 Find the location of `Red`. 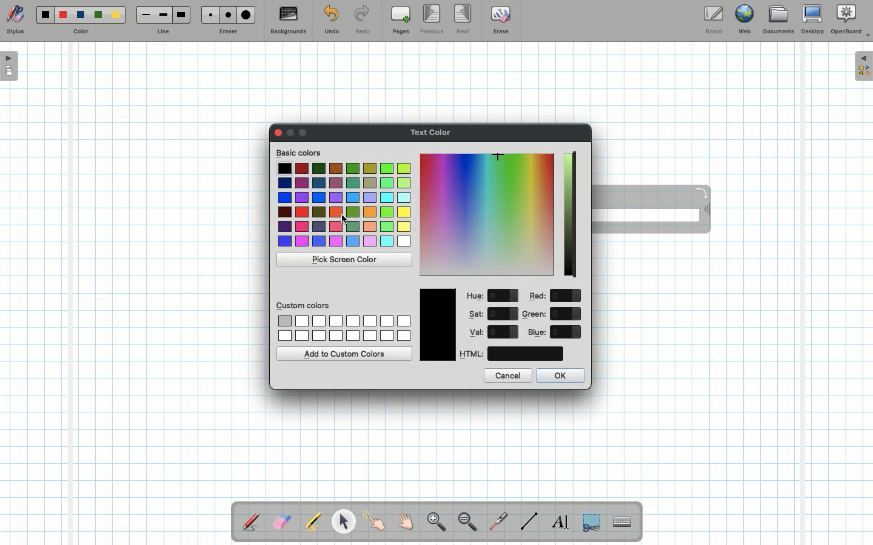

Red is located at coordinates (64, 15).